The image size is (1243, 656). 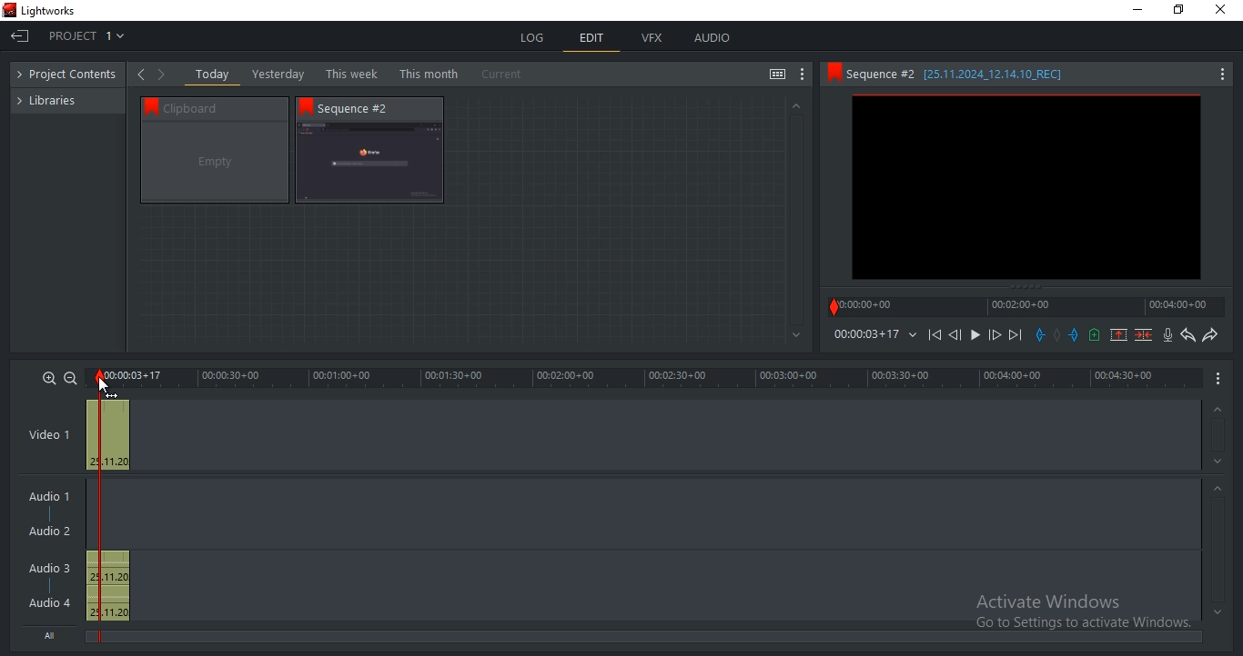 What do you see at coordinates (1118, 333) in the screenshot?
I see `remove marked section` at bounding box center [1118, 333].